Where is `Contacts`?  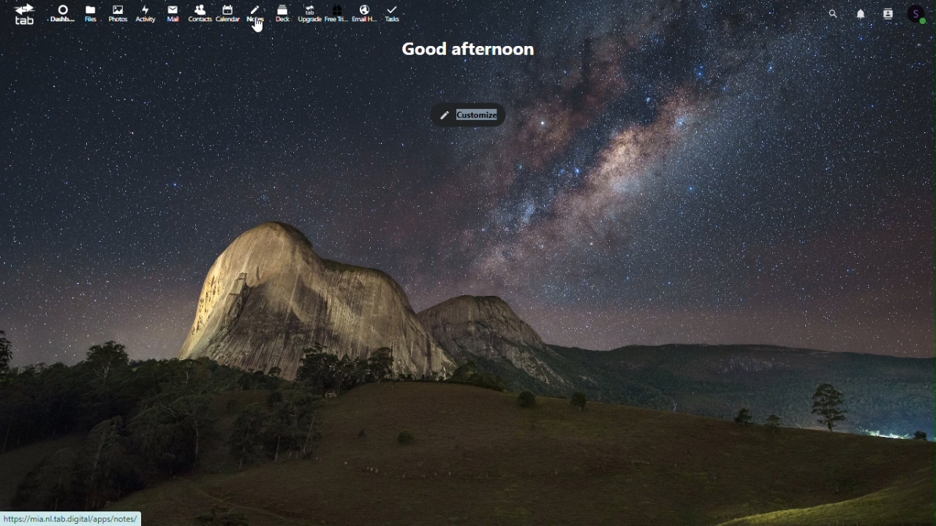 Contacts is located at coordinates (224, 12).